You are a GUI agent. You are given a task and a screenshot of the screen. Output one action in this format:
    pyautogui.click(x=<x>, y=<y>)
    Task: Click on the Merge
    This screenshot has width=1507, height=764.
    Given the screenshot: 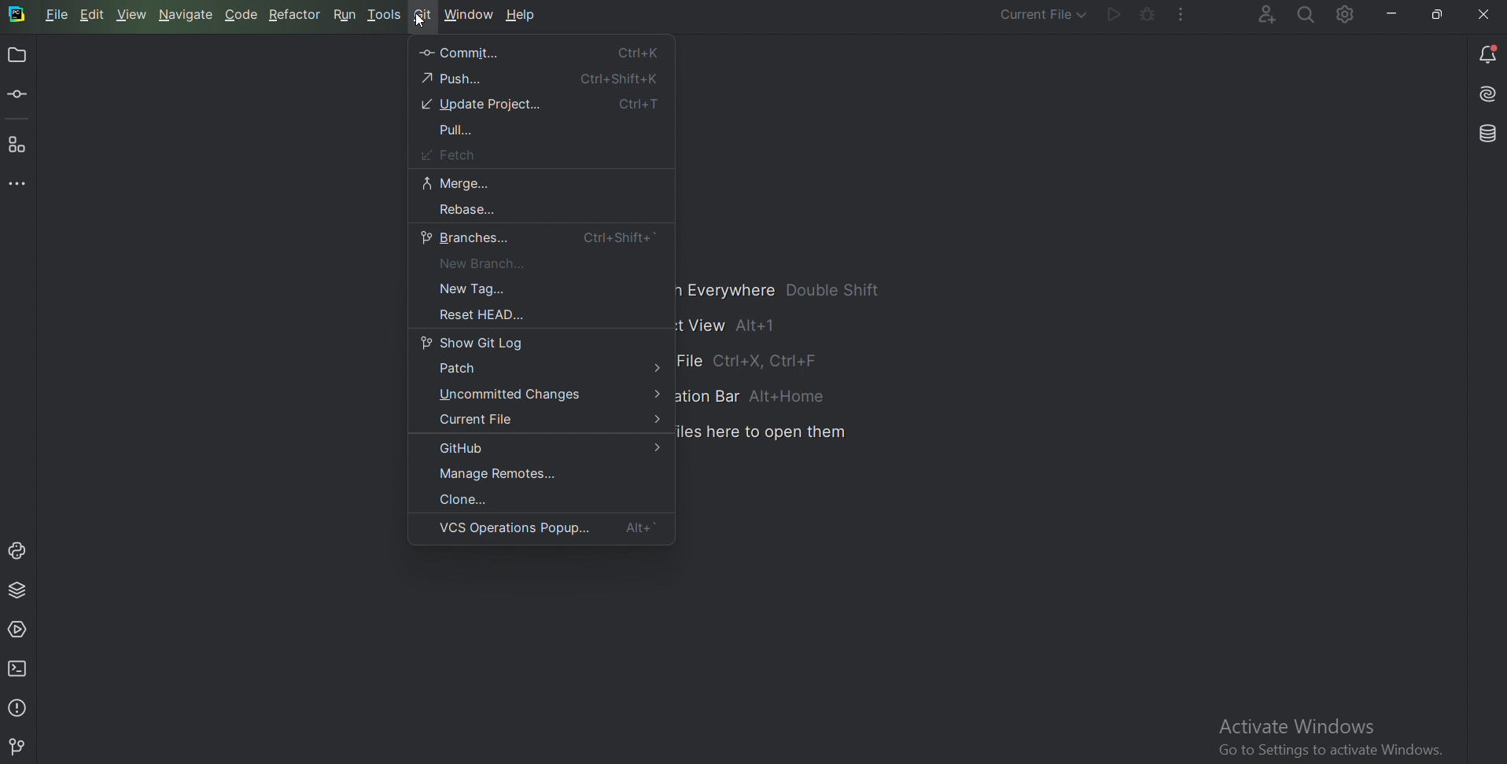 What is the action you would take?
    pyautogui.click(x=457, y=183)
    